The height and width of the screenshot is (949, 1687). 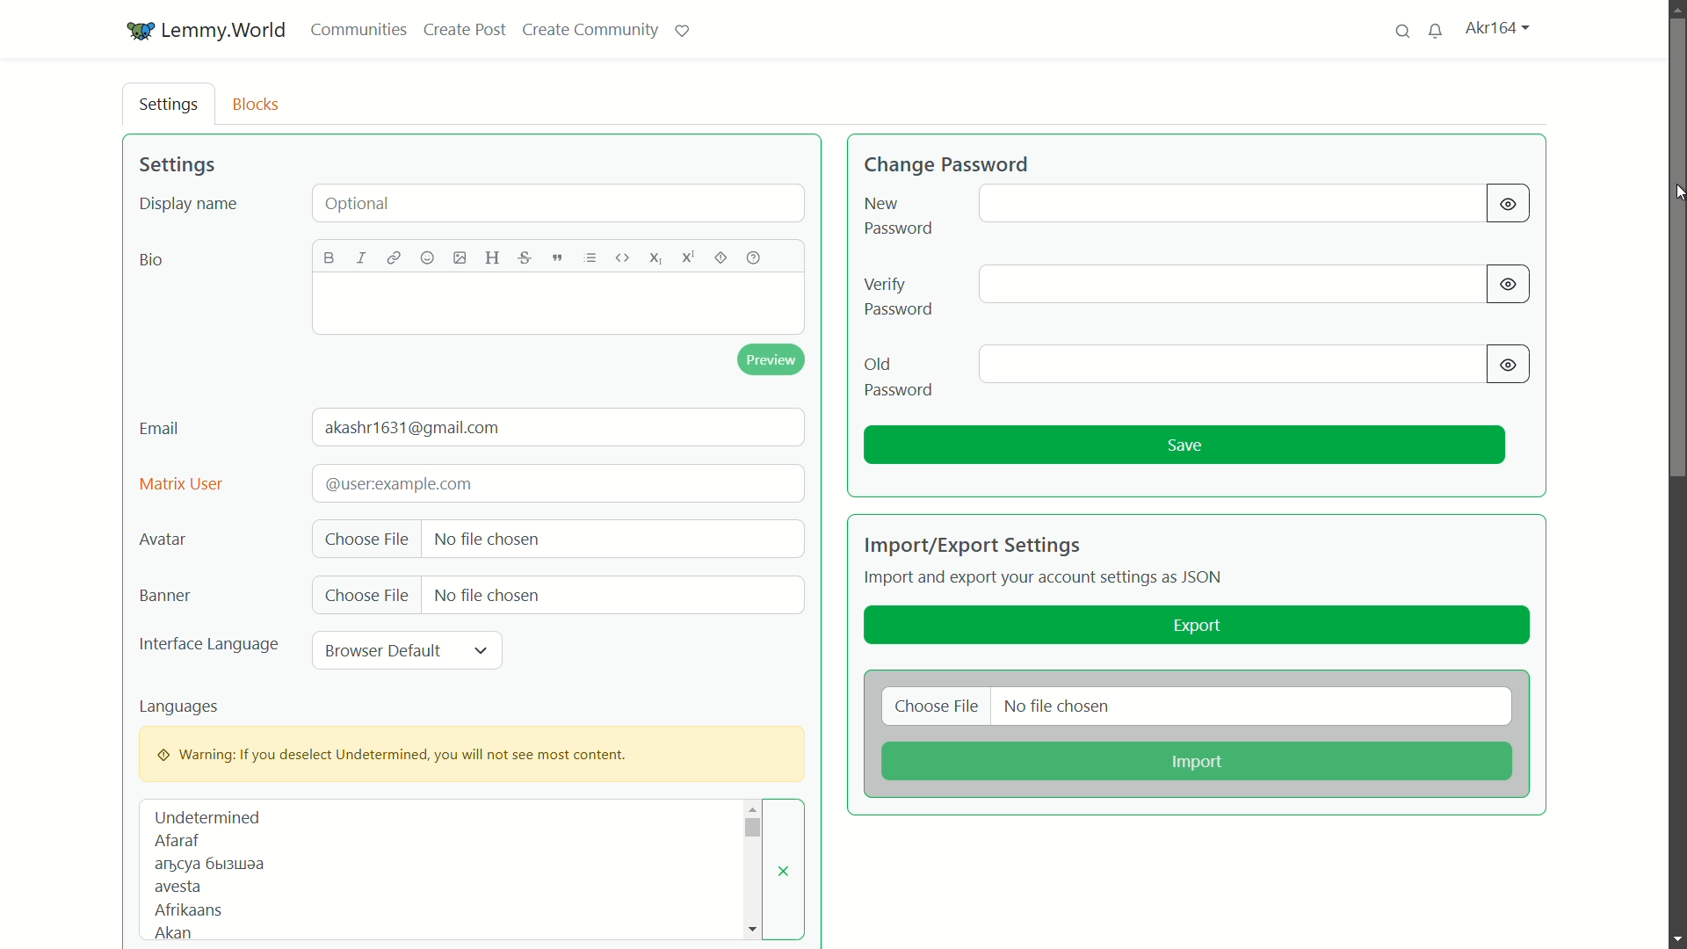 I want to click on old password, so click(x=898, y=376).